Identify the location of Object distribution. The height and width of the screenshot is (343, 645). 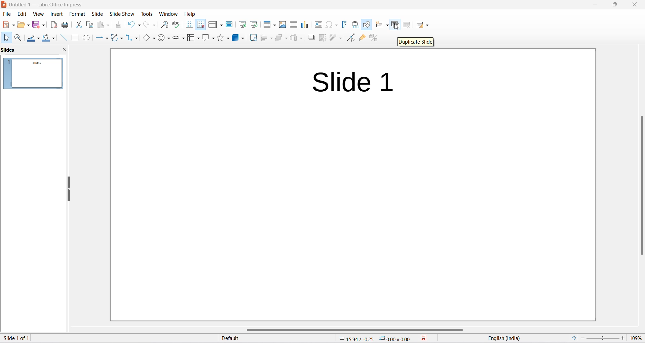
(297, 38).